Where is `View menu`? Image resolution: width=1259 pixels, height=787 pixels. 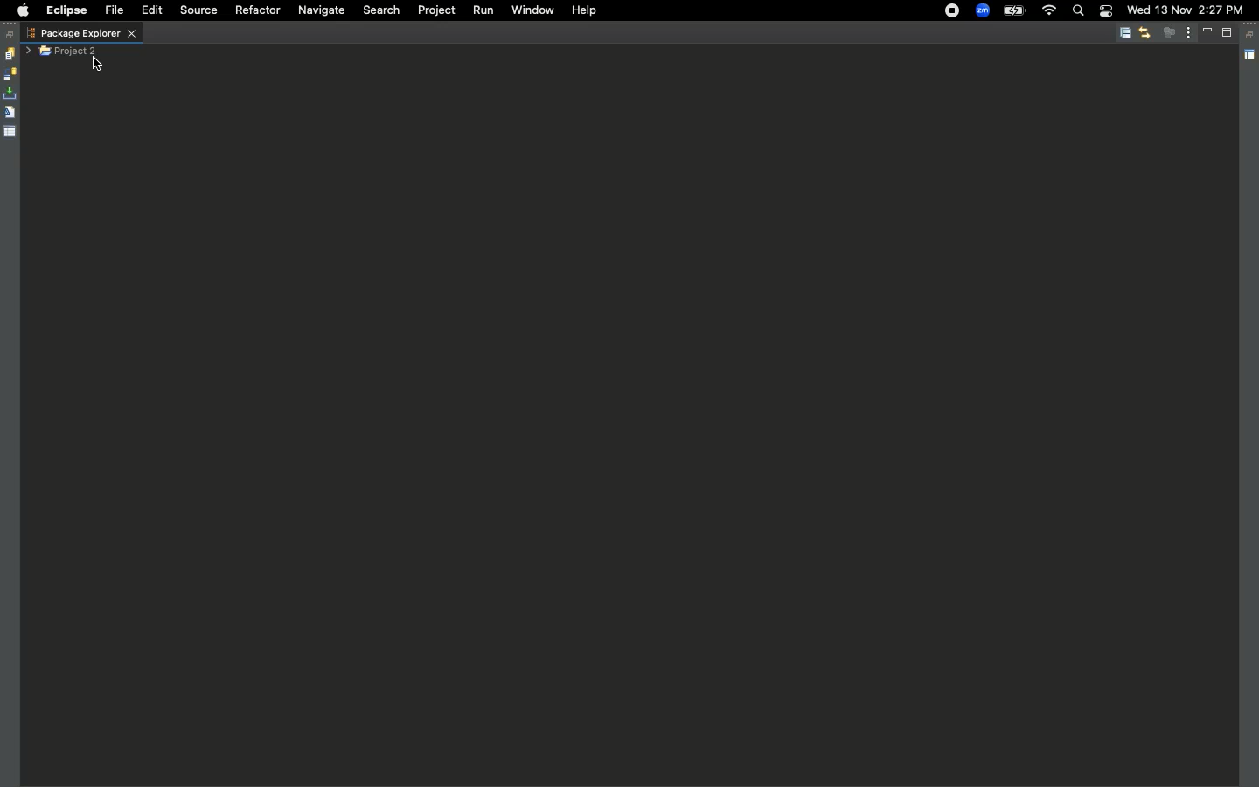
View menu is located at coordinates (1189, 31).